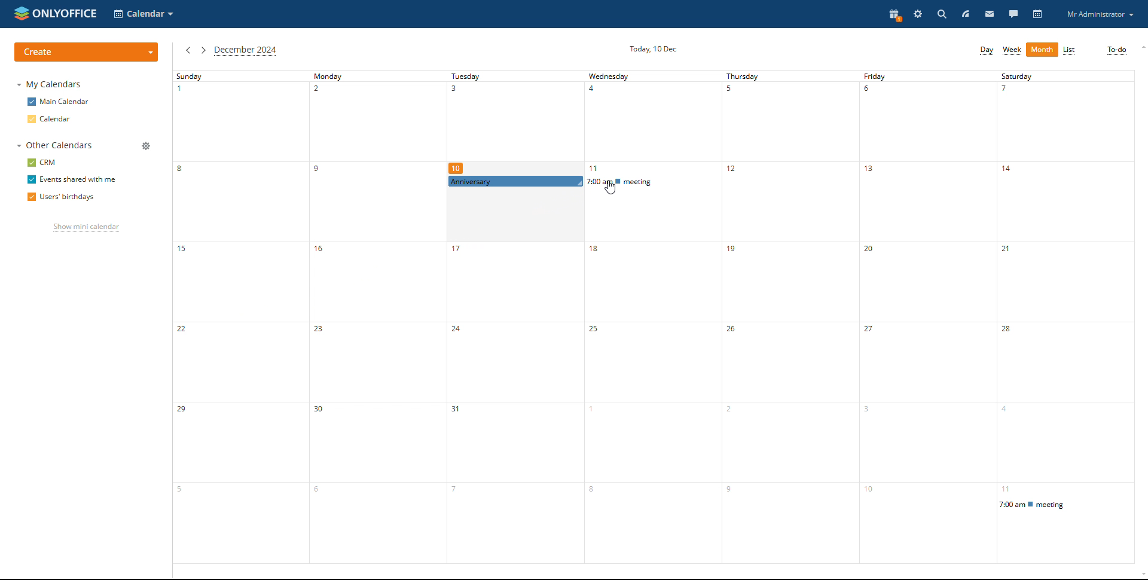  Describe the element at coordinates (511, 317) in the screenshot. I see `` at that location.